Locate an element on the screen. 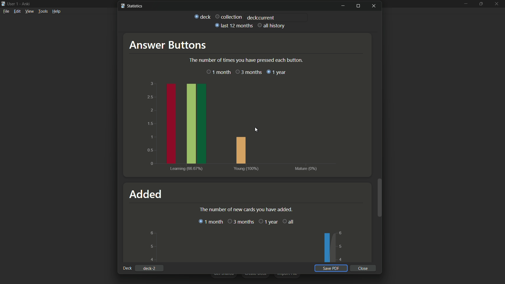  Close is located at coordinates (364, 268).